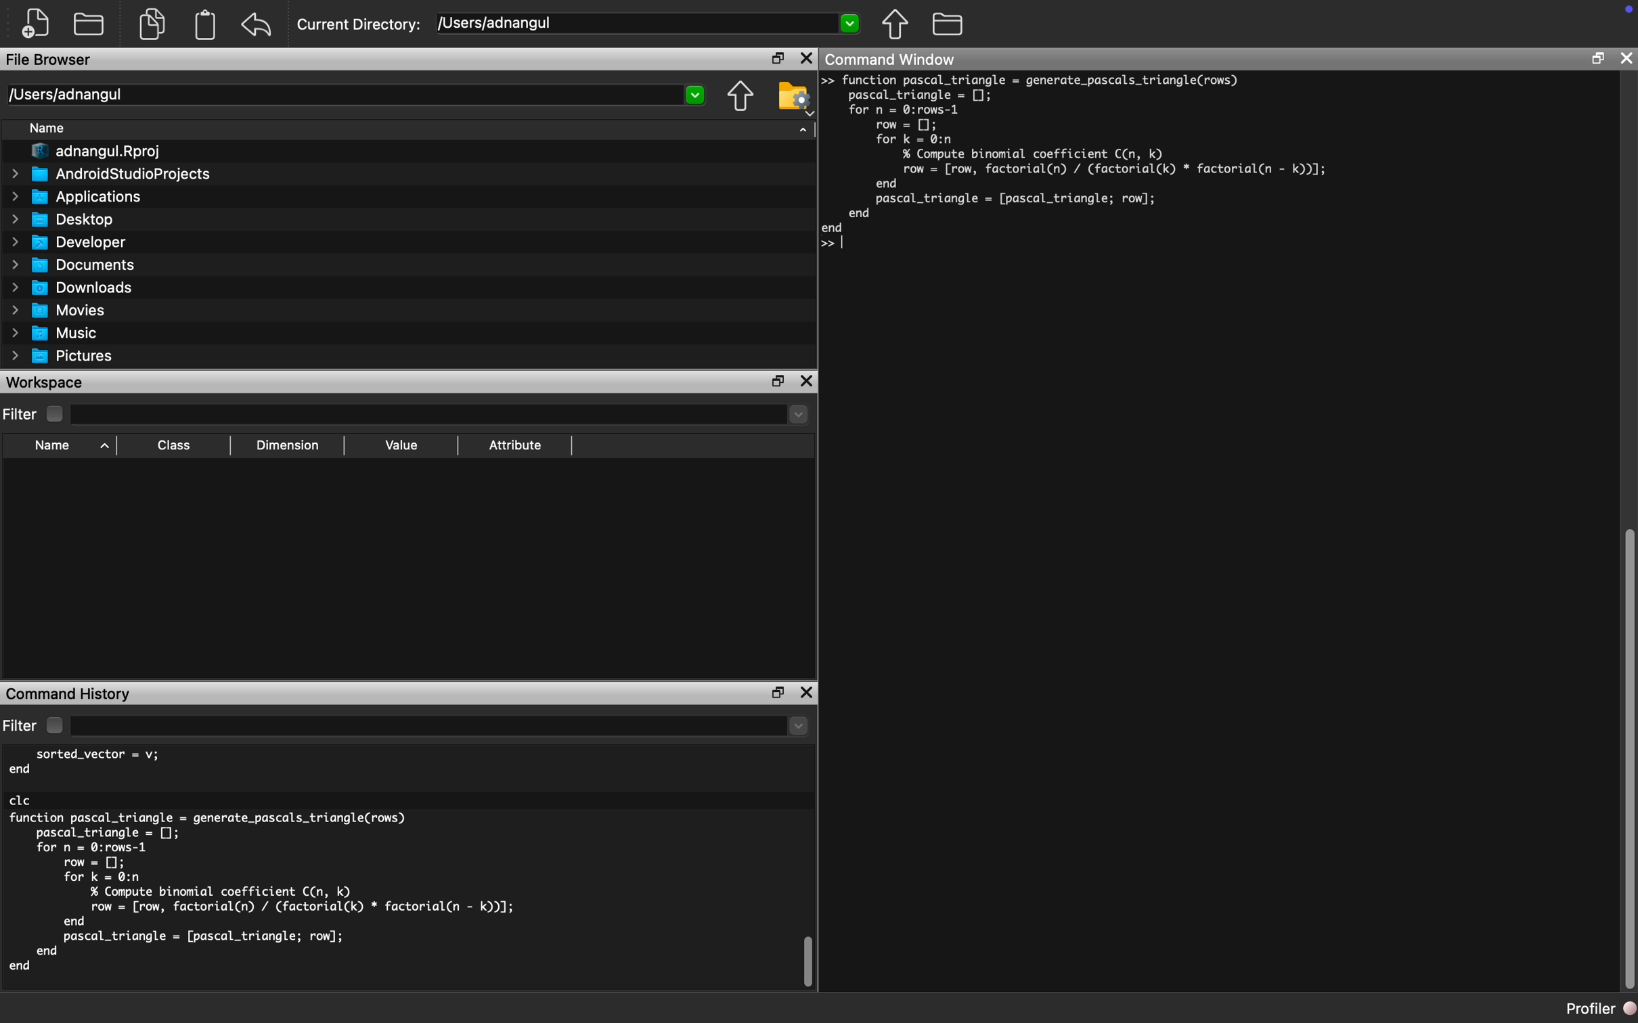  I want to click on Restore Down, so click(777, 58).